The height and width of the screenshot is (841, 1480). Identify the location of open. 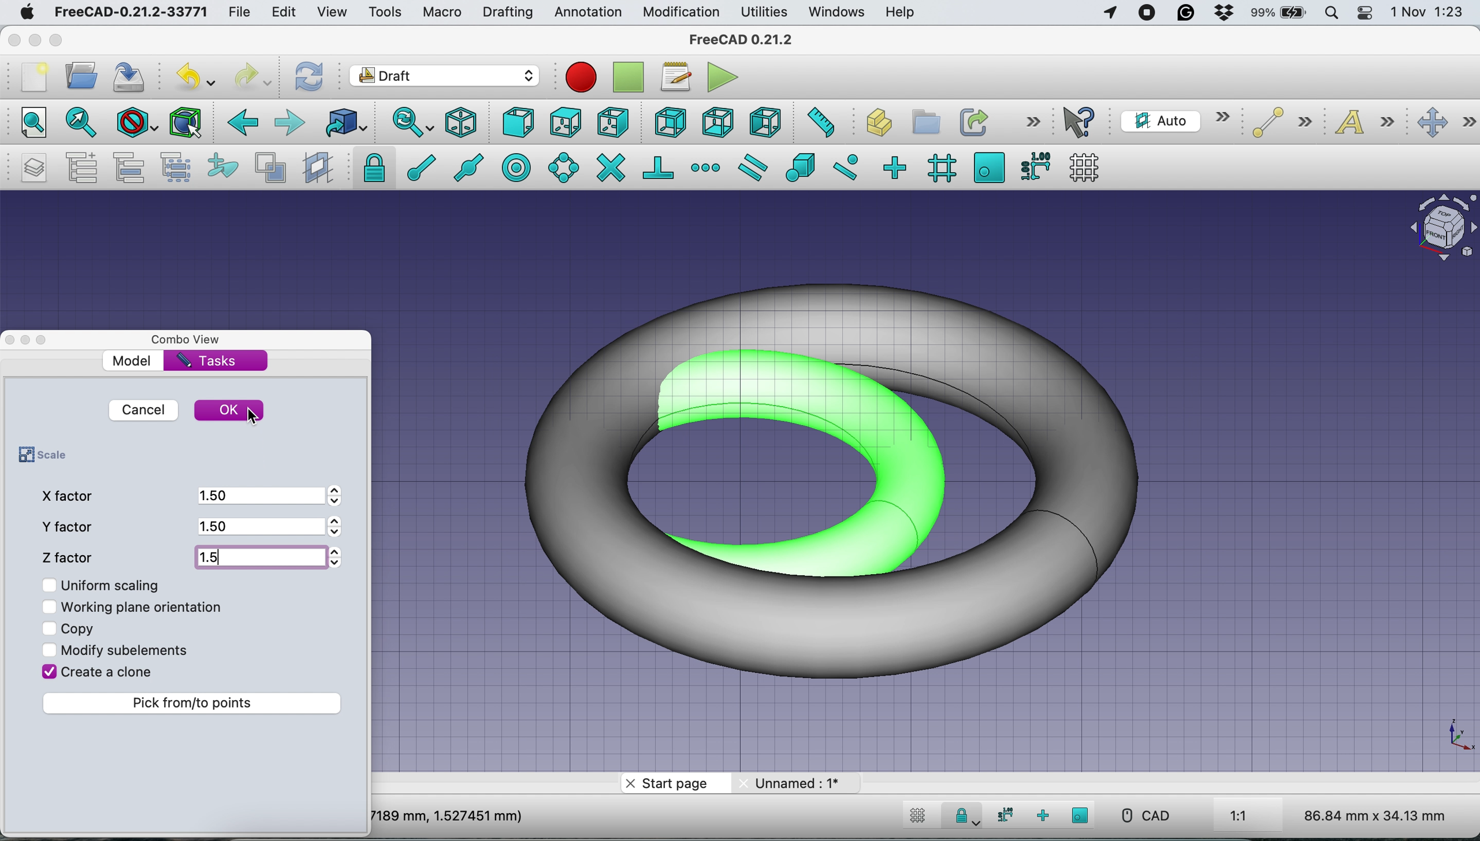
(81, 79).